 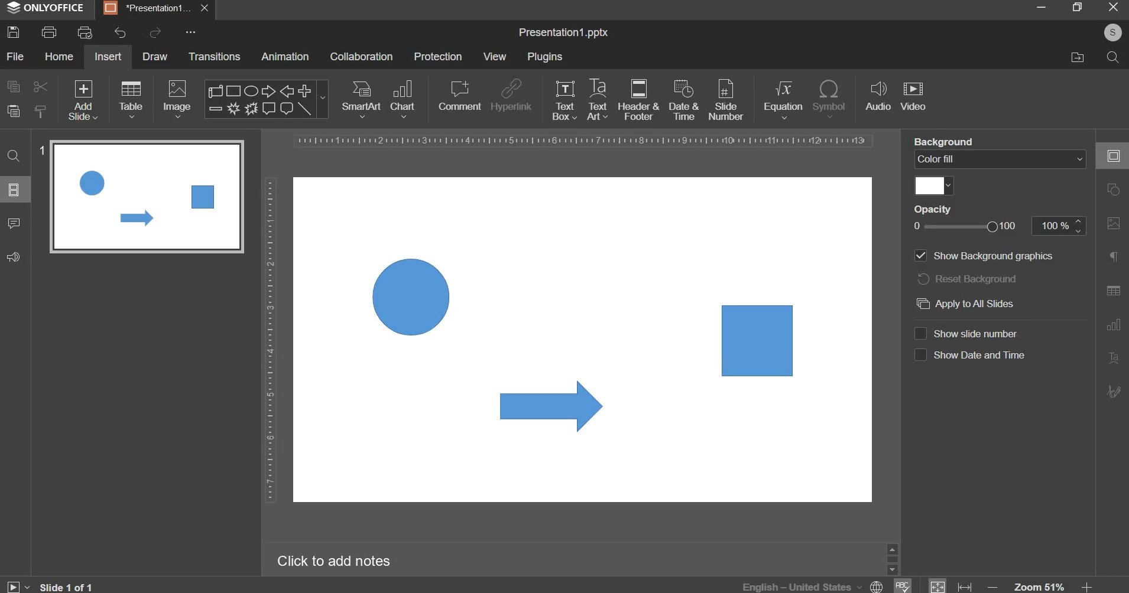 I want to click on close, so click(x=206, y=9).